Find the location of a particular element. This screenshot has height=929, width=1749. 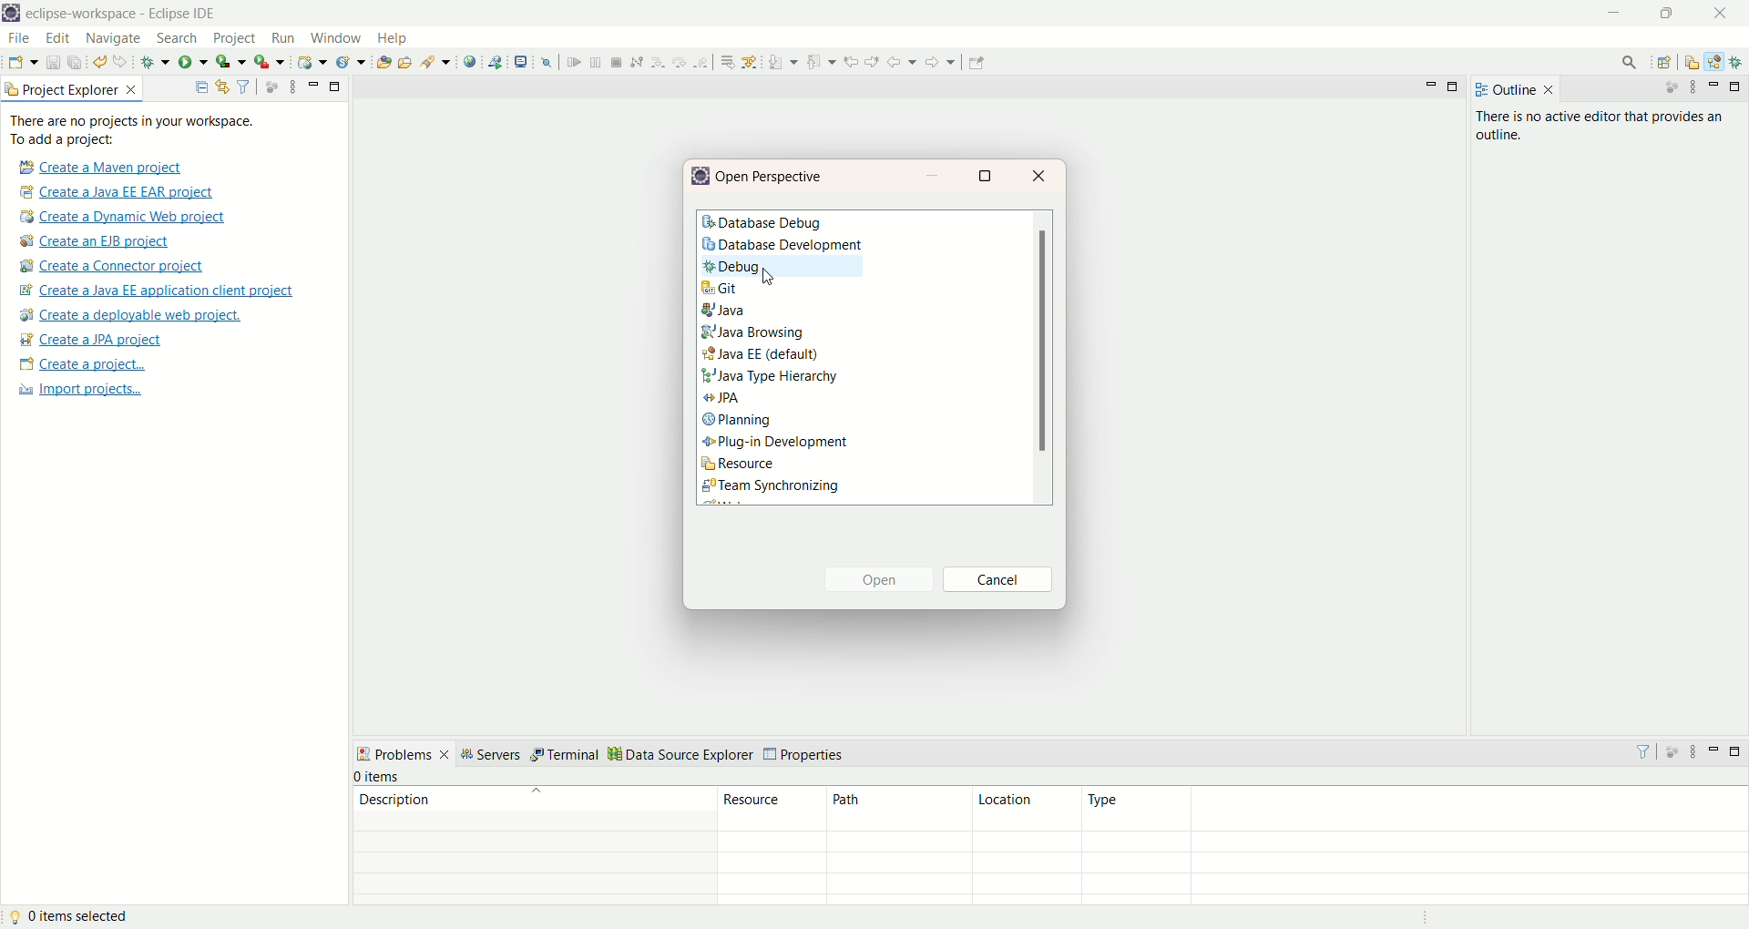

open task is located at coordinates (404, 61).